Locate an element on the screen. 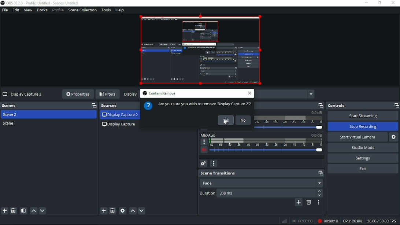 This screenshot has height=225, width=400. Sources is located at coordinates (119, 106).